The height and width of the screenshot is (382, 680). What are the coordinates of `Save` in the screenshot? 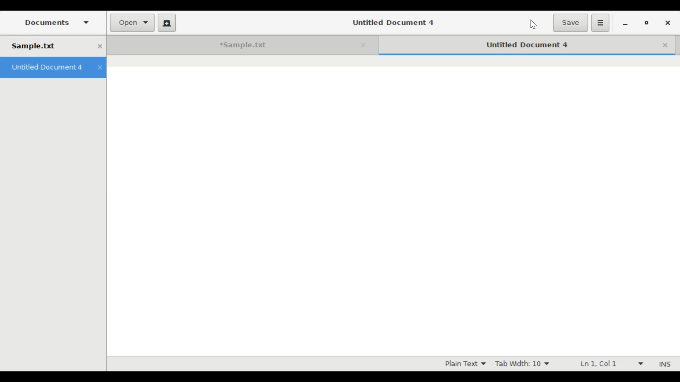 It's located at (571, 22).